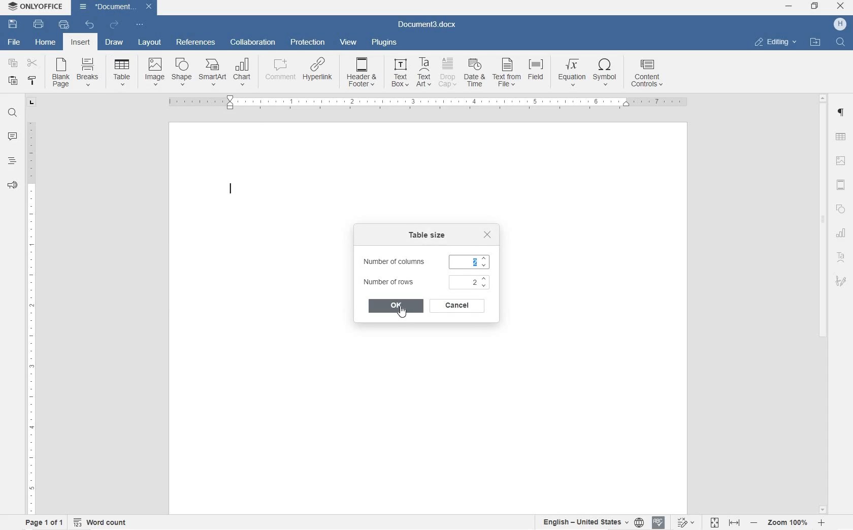 Image resolution: width=853 pixels, height=530 pixels. I want to click on QUICK PRINT, so click(63, 25).